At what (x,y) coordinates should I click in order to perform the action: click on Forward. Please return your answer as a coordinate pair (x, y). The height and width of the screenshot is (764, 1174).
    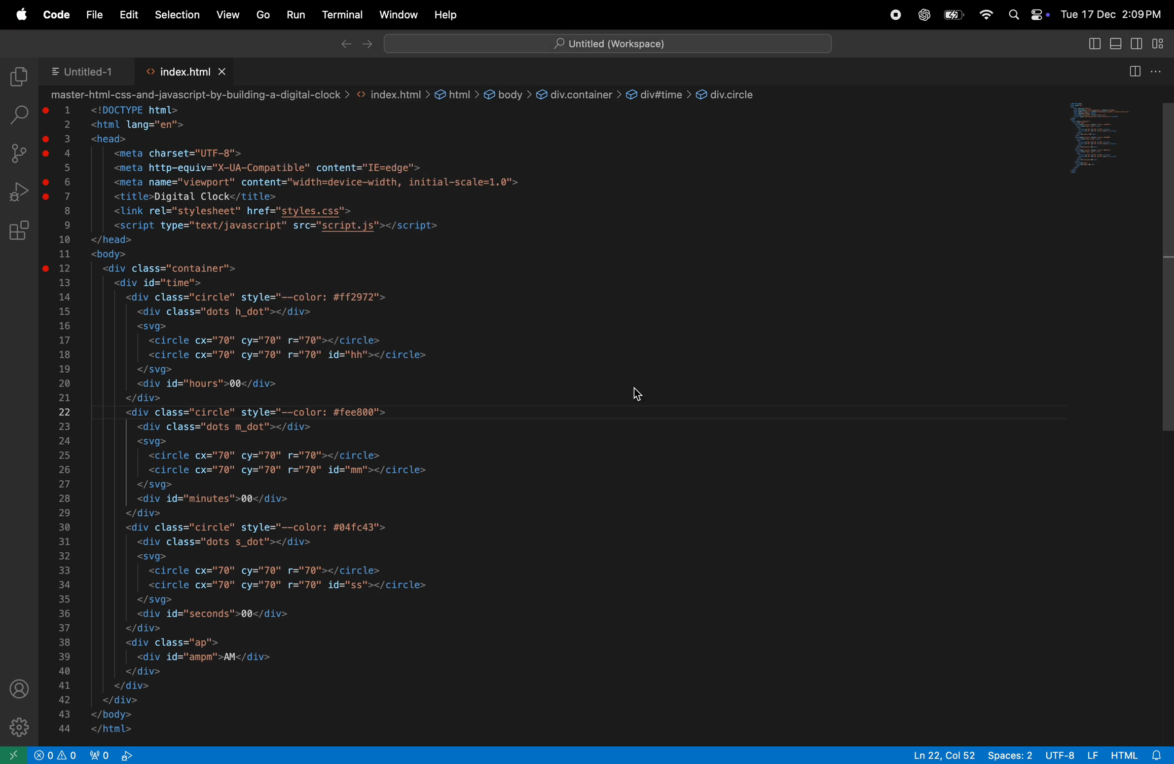
    Looking at the image, I should click on (367, 45).